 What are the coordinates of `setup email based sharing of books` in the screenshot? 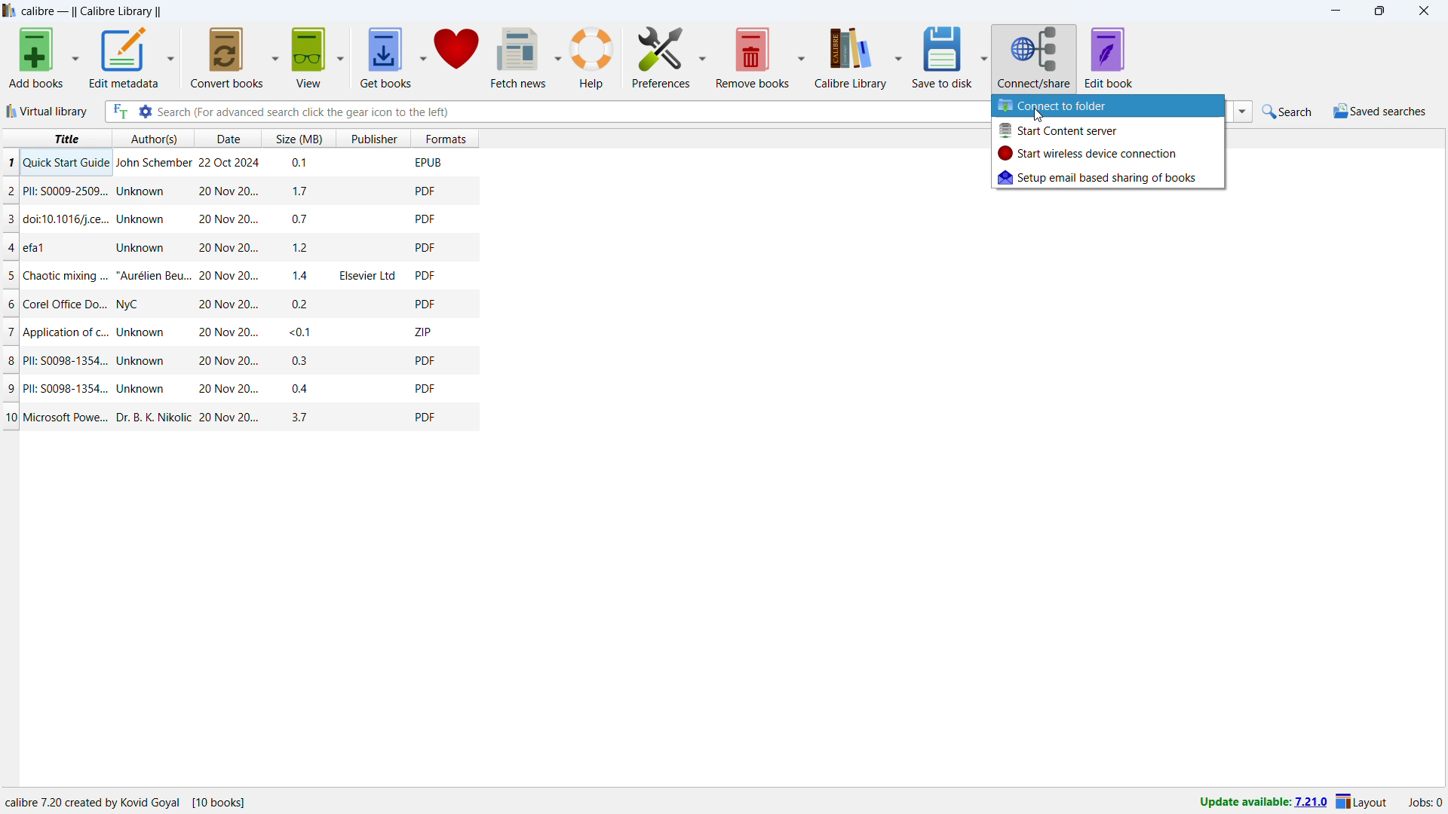 It's located at (1108, 177).